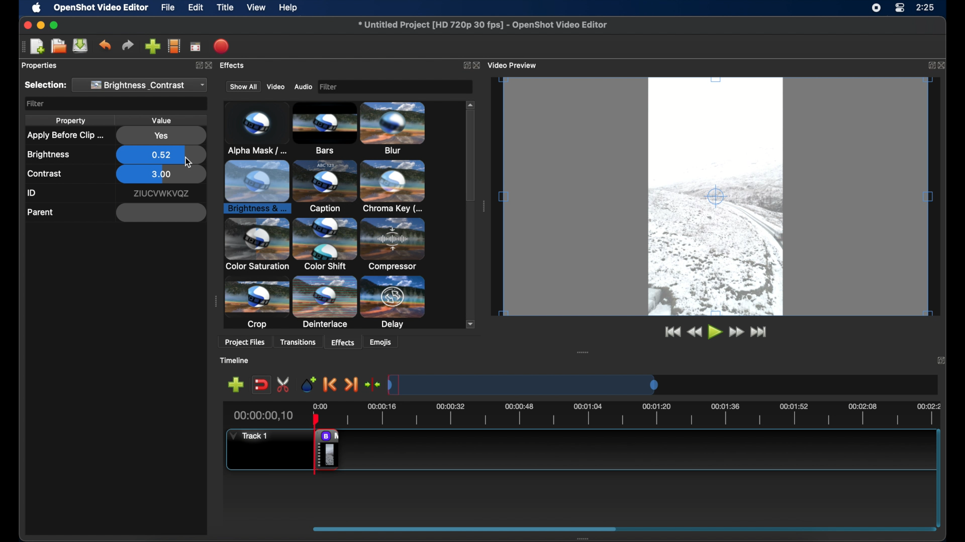  I want to click on scroll down arrow, so click(468, 323).